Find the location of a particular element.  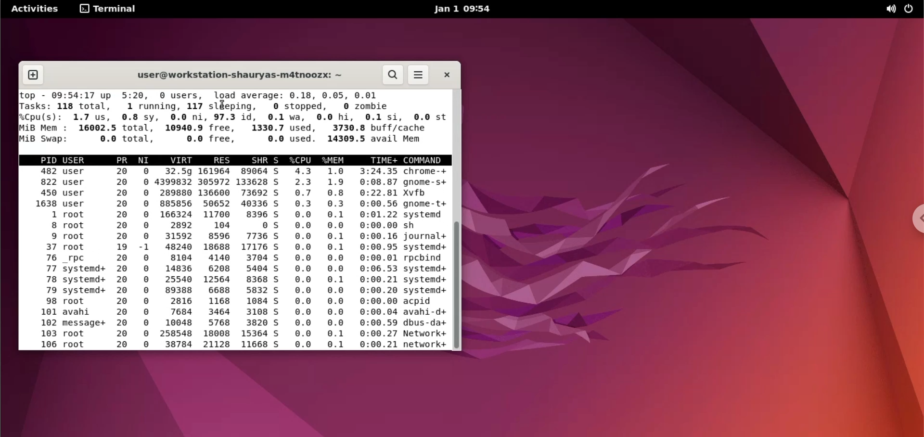

user  is located at coordinates (77, 158).